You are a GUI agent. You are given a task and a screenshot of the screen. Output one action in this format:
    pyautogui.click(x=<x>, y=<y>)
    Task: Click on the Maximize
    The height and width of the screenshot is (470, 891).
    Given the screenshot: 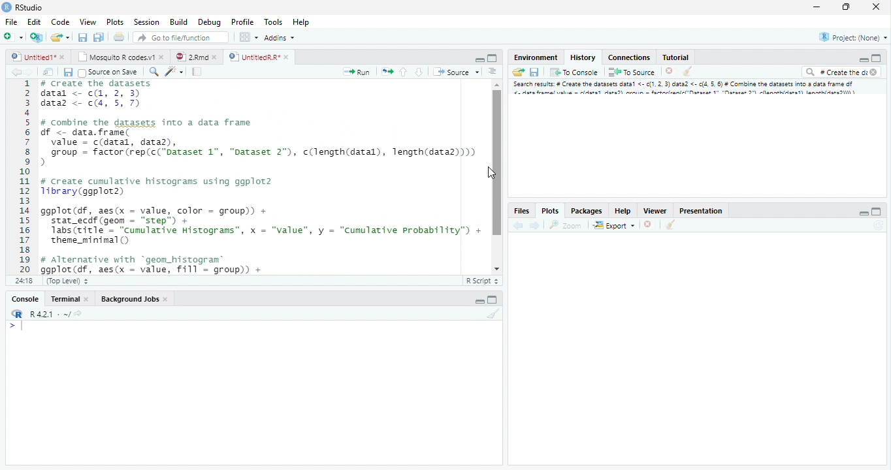 What is the action you would take?
    pyautogui.click(x=493, y=57)
    